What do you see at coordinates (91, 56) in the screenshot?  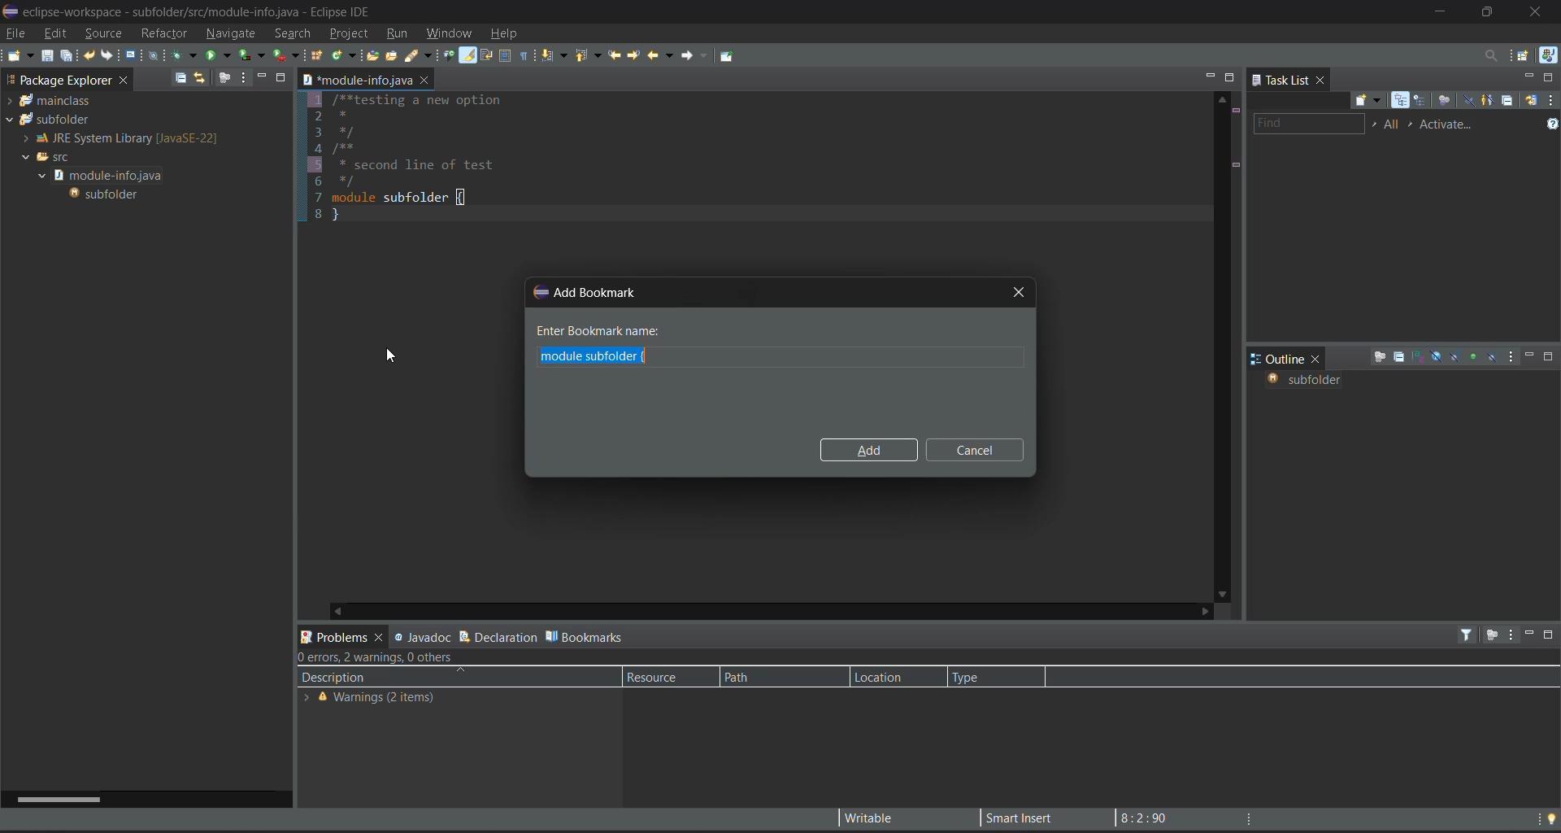 I see `undo` at bounding box center [91, 56].